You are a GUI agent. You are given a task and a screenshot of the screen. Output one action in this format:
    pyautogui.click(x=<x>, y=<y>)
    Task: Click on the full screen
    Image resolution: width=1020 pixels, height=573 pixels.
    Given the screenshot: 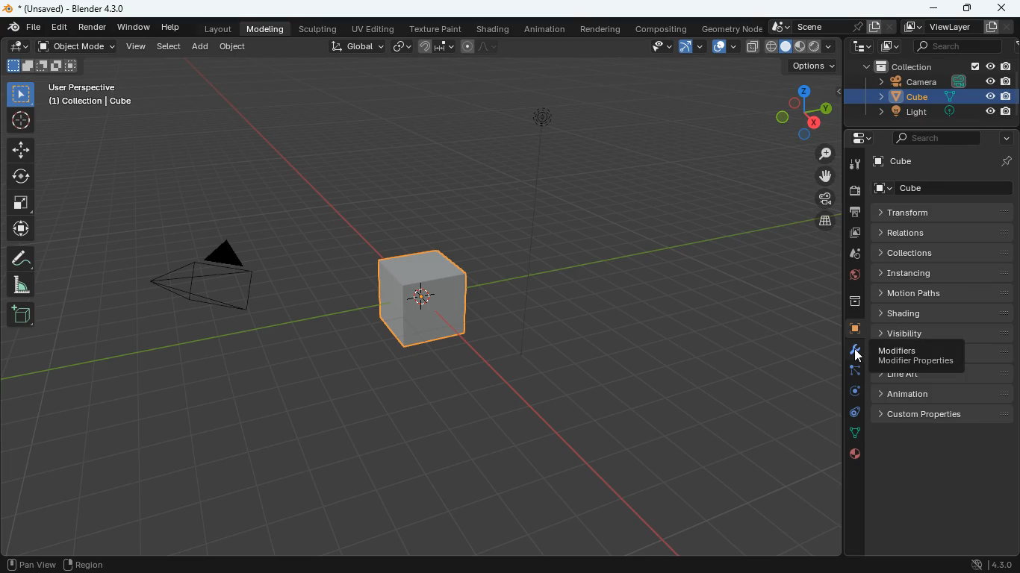 What is the action you would take?
    pyautogui.click(x=21, y=204)
    